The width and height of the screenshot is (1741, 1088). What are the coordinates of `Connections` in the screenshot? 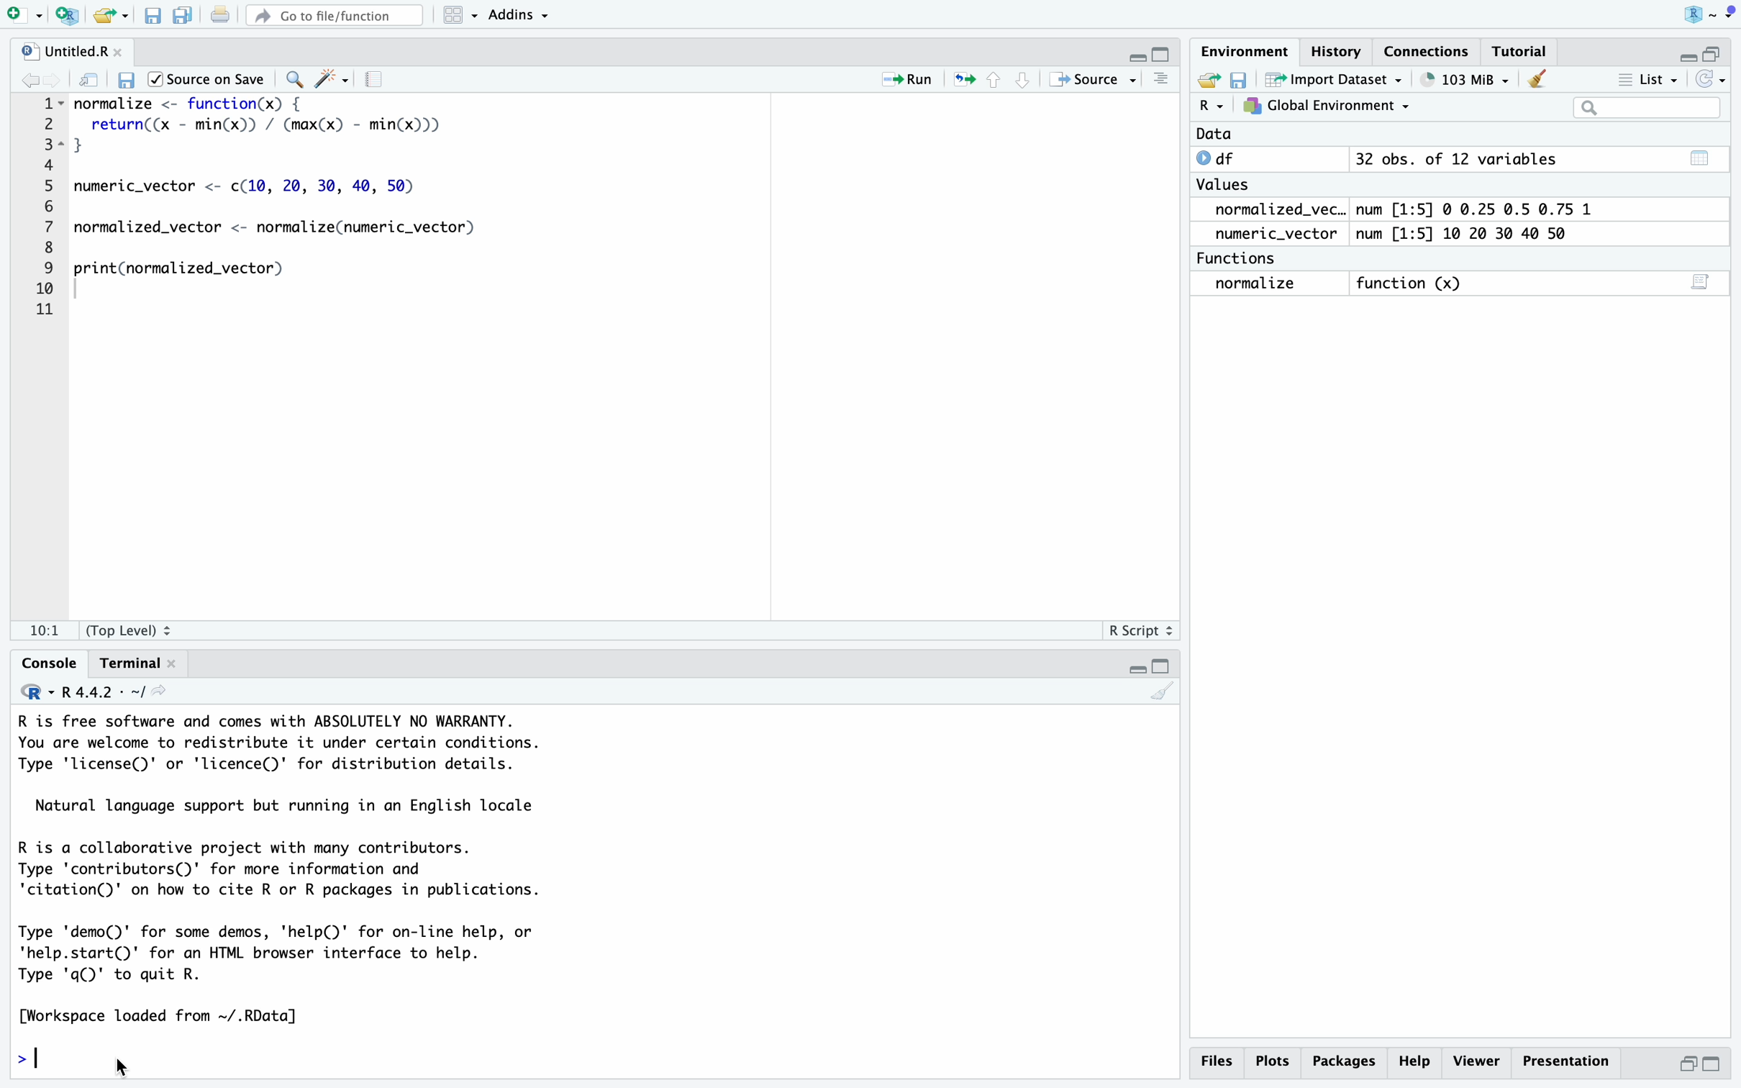 It's located at (1425, 49).